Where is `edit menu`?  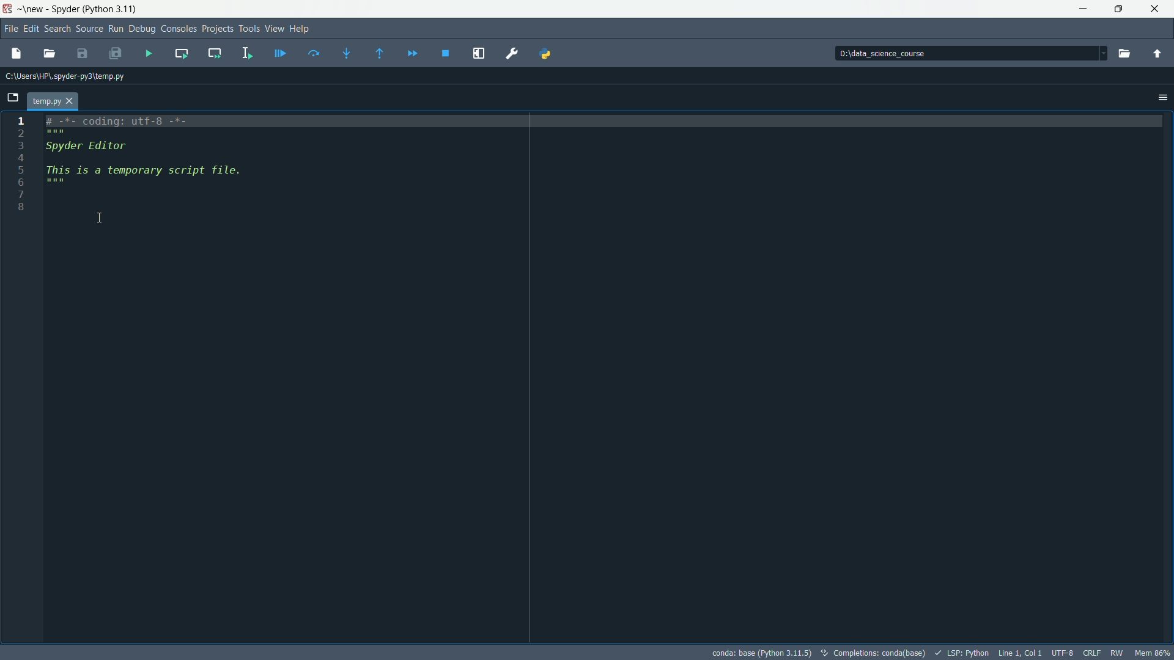
edit menu is located at coordinates (32, 28).